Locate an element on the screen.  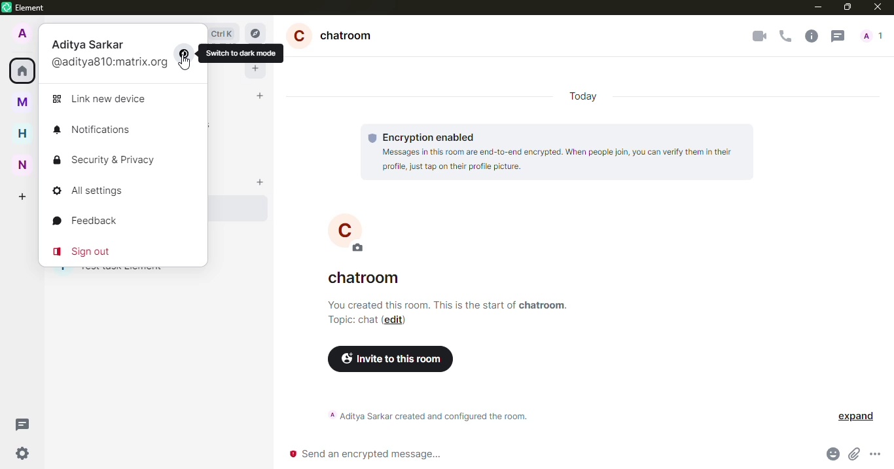
expand is located at coordinates (858, 417).